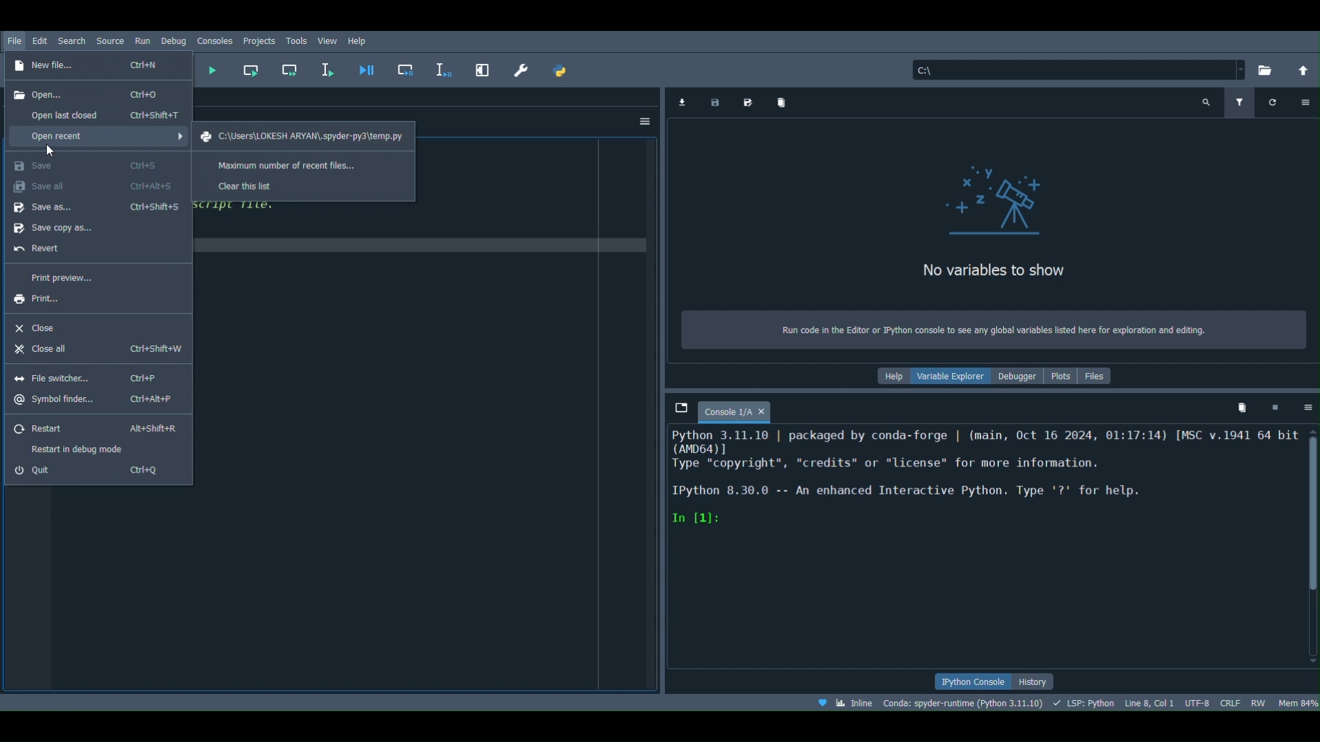  What do you see at coordinates (96, 424) in the screenshot?
I see `Restart` at bounding box center [96, 424].